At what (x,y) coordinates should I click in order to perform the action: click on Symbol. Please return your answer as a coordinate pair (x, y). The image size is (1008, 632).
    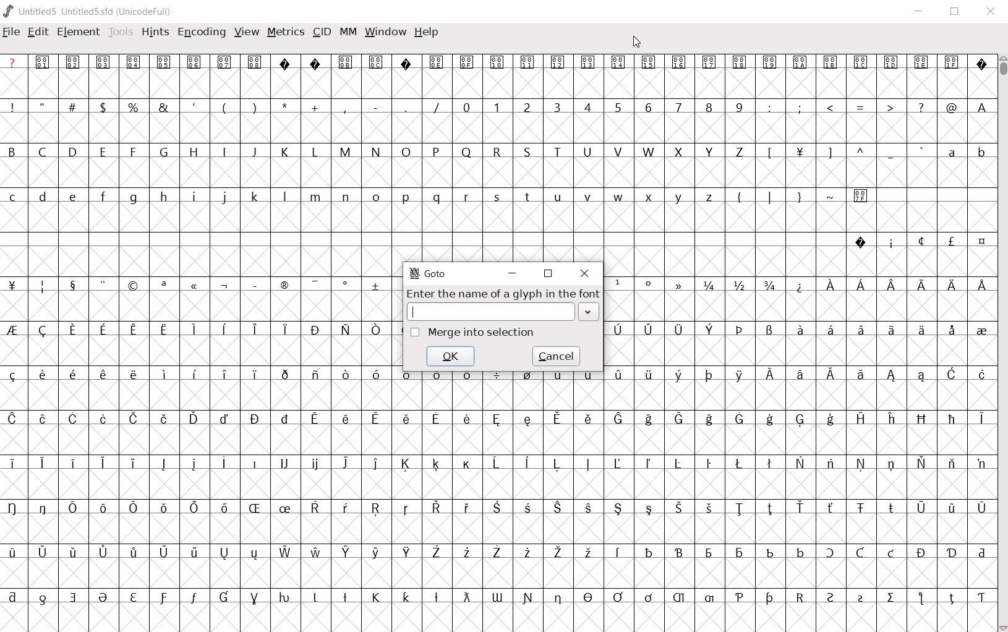
    Looking at the image, I should click on (467, 418).